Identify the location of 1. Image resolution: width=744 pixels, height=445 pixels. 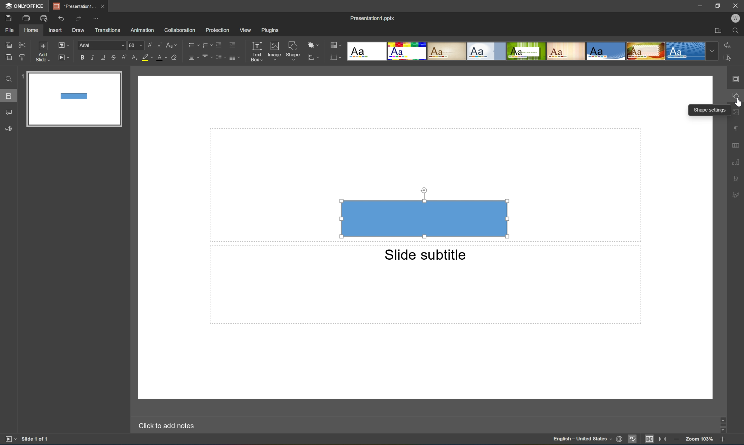
(20, 77).